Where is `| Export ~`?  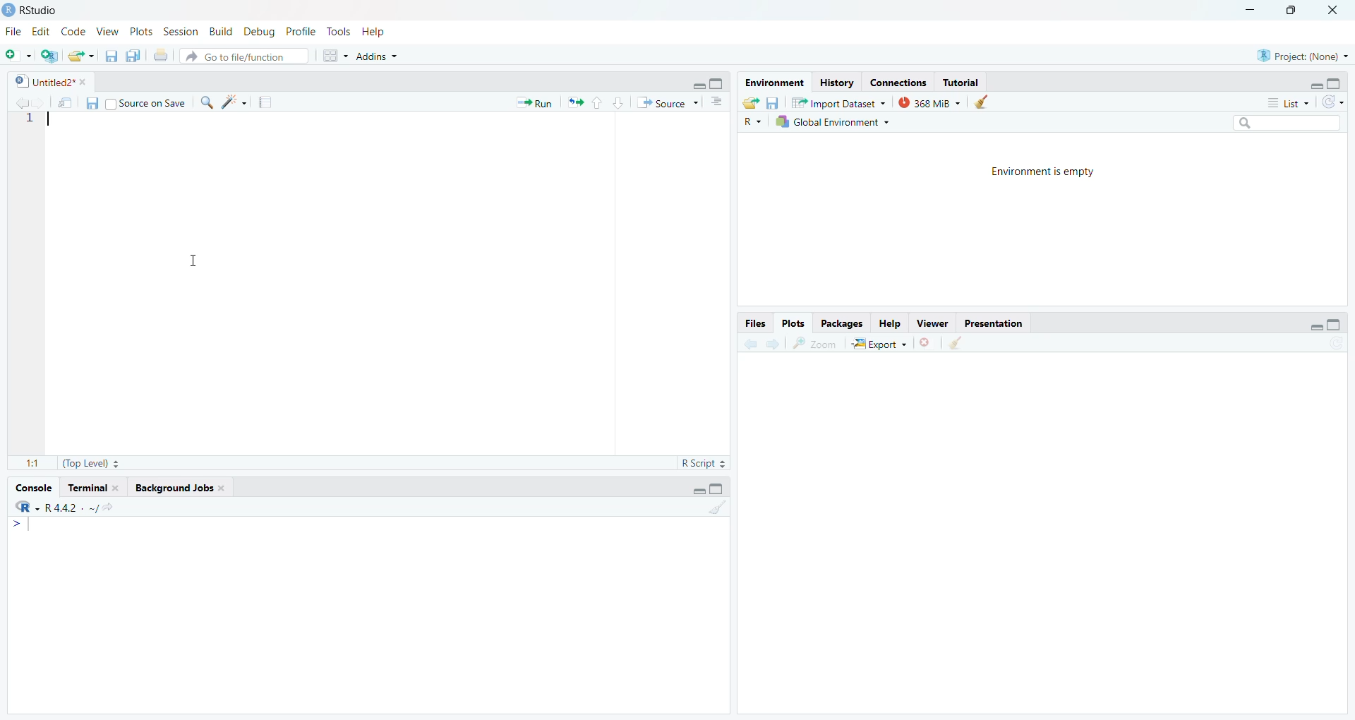
| Export ~ is located at coordinates (881, 345).